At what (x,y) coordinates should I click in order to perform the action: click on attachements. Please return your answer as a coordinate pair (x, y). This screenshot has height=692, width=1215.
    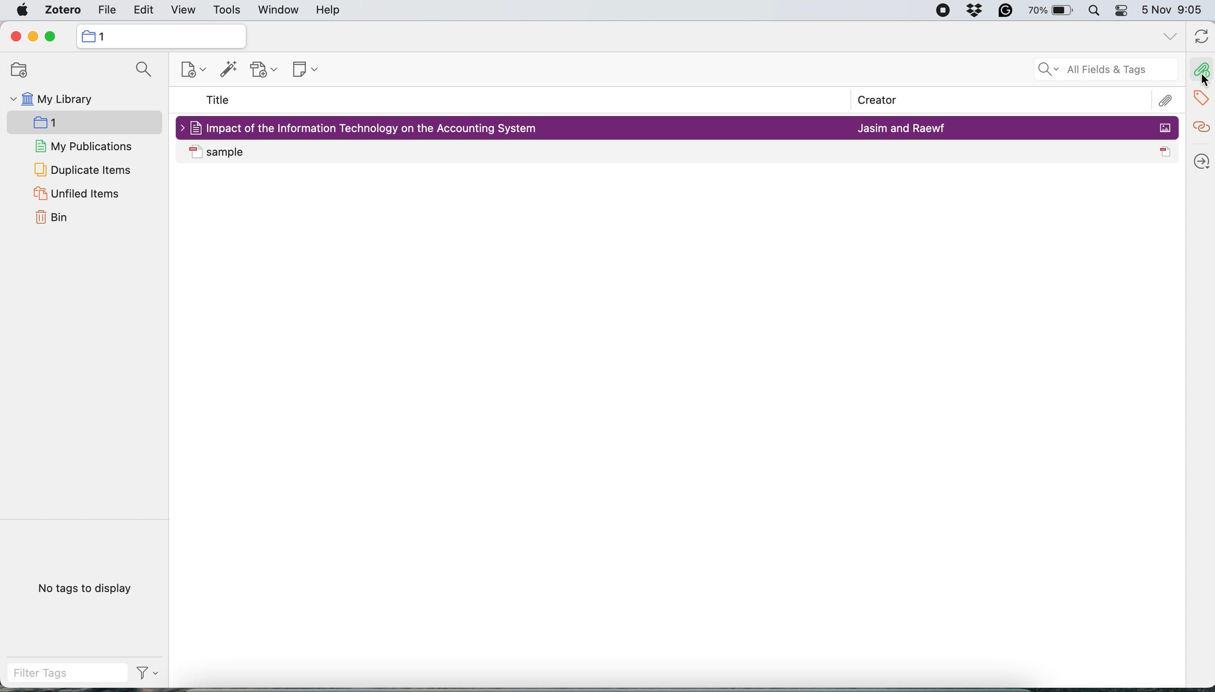
    Looking at the image, I should click on (1200, 70).